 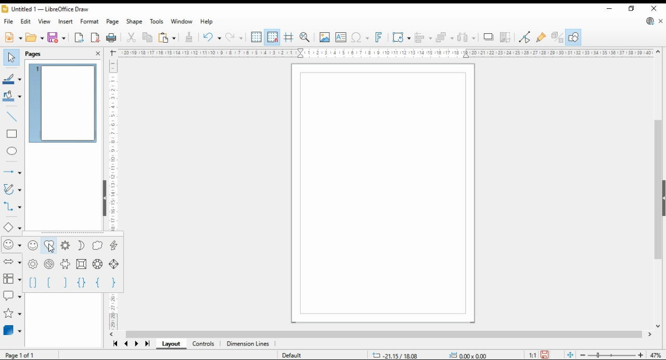 What do you see at coordinates (131, 37) in the screenshot?
I see `cut` at bounding box center [131, 37].